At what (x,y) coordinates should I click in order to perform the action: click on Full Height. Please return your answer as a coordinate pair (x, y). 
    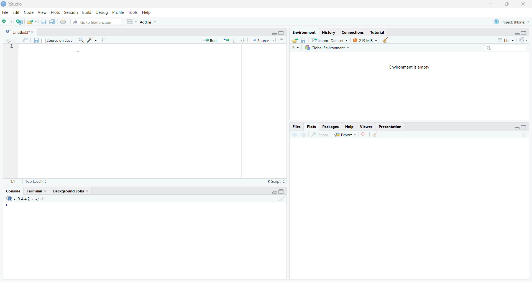
    Looking at the image, I should click on (282, 191).